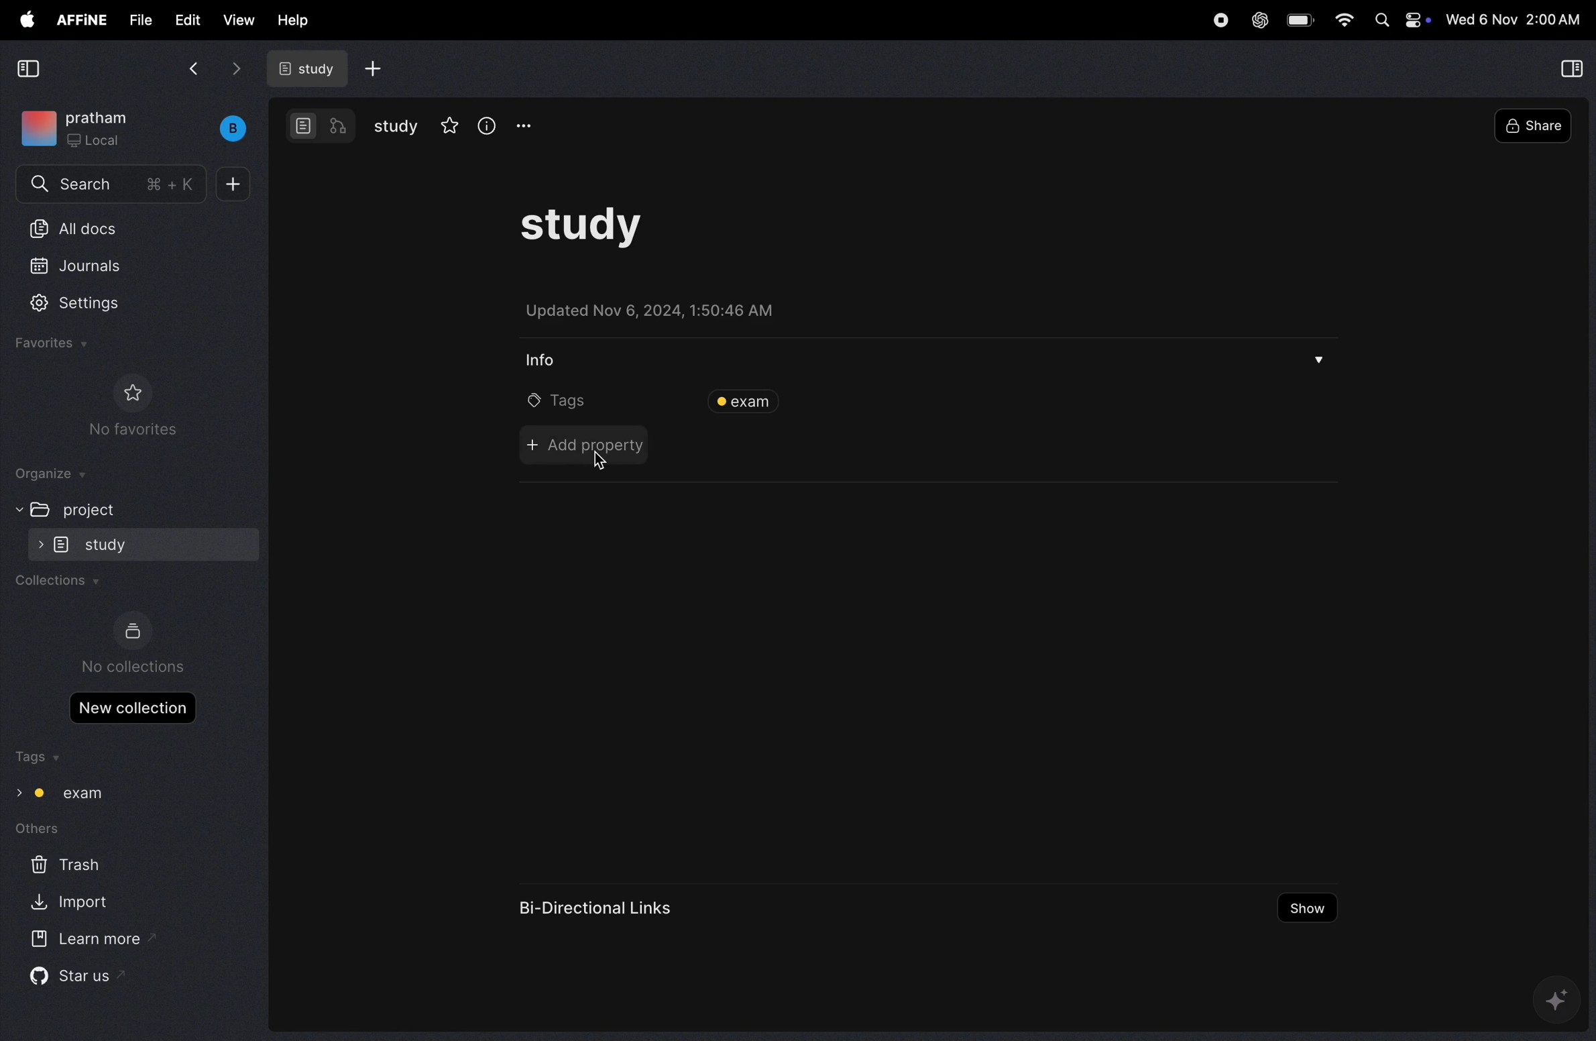 This screenshot has height=1041, width=1596. What do you see at coordinates (398, 126) in the screenshot?
I see `study` at bounding box center [398, 126].